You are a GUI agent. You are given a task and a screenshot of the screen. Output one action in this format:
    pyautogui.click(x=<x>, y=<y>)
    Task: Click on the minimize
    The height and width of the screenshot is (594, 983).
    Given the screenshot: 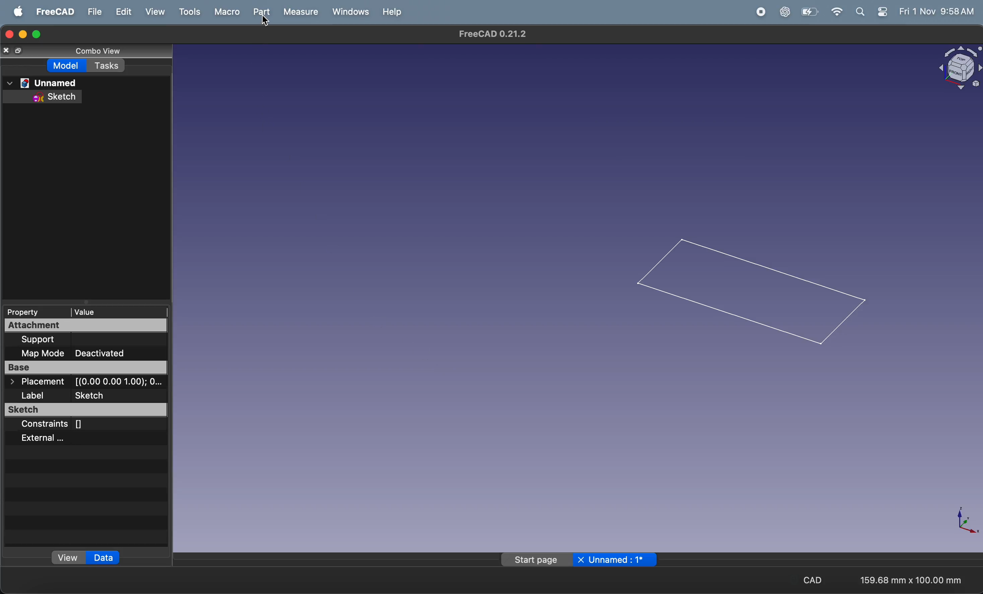 What is the action you would take?
    pyautogui.click(x=22, y=34)
    